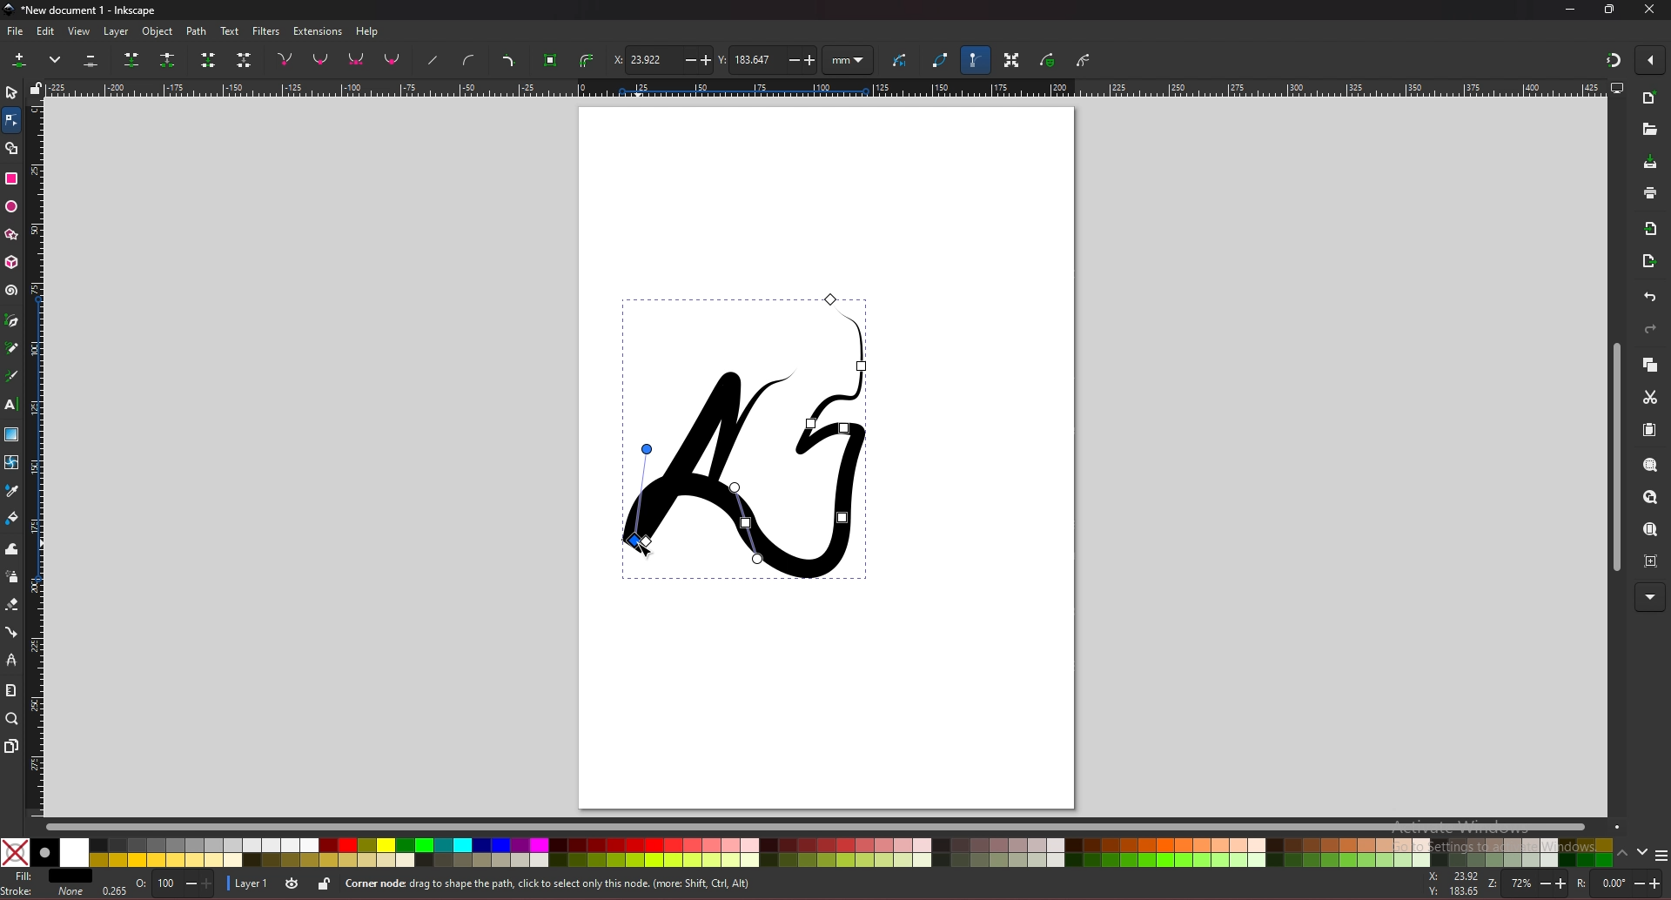  I want to click on y coordinate, so click(768, 60).